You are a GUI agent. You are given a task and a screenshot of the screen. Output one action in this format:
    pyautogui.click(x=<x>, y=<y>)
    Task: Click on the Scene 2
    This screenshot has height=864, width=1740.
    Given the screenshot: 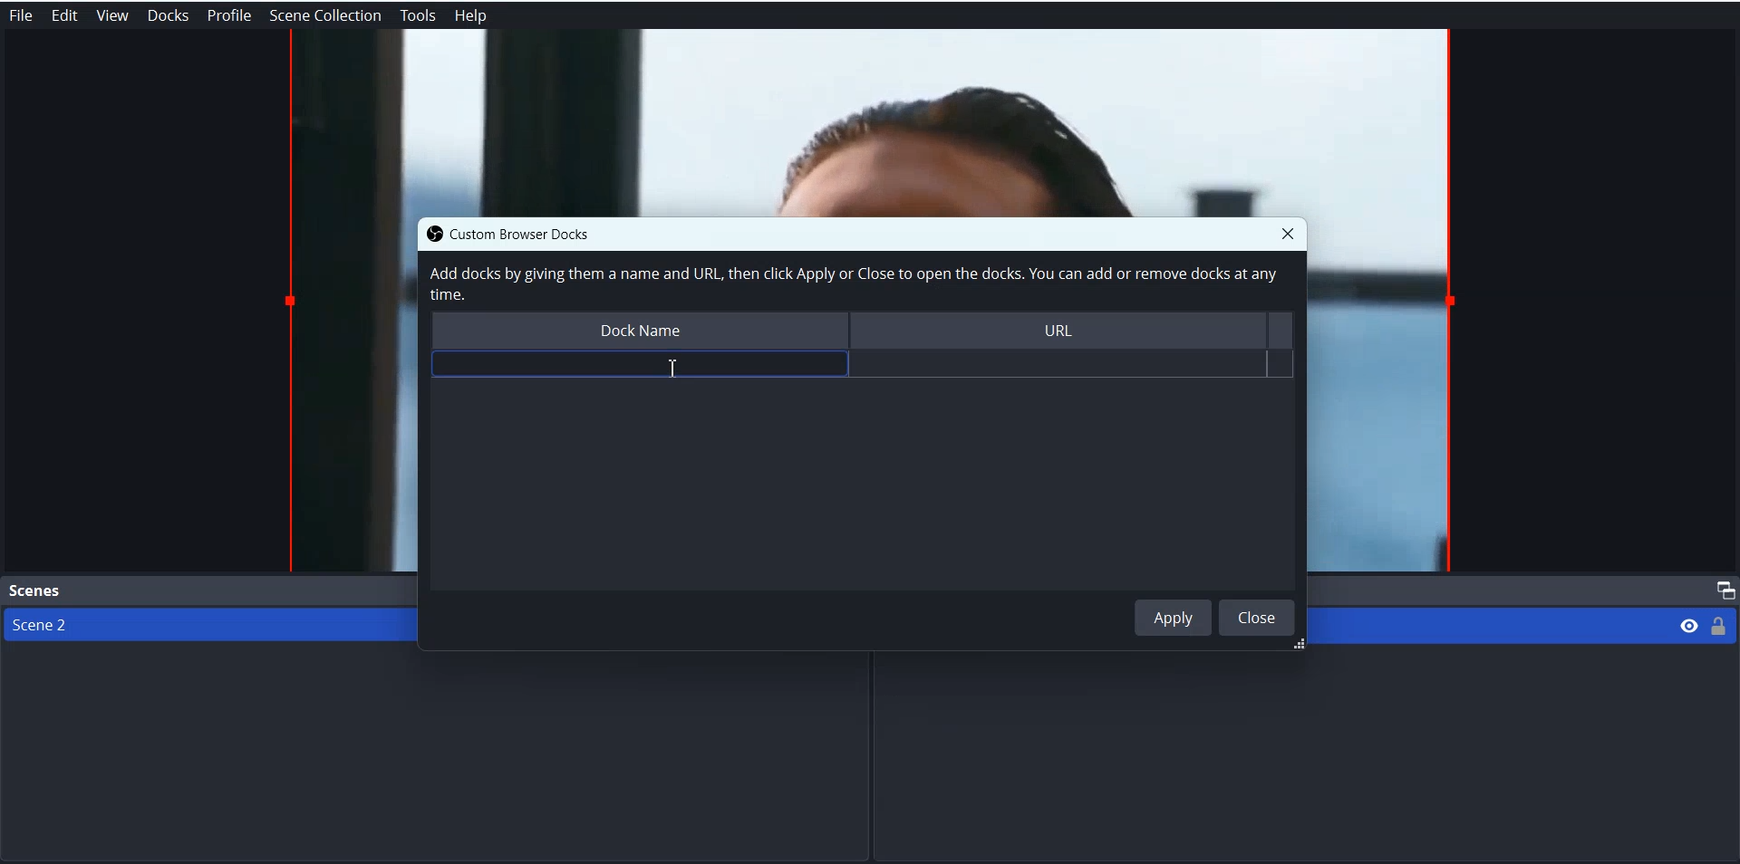 What is the action you would take?
    pyautogui.click(x=200, y=625)
    